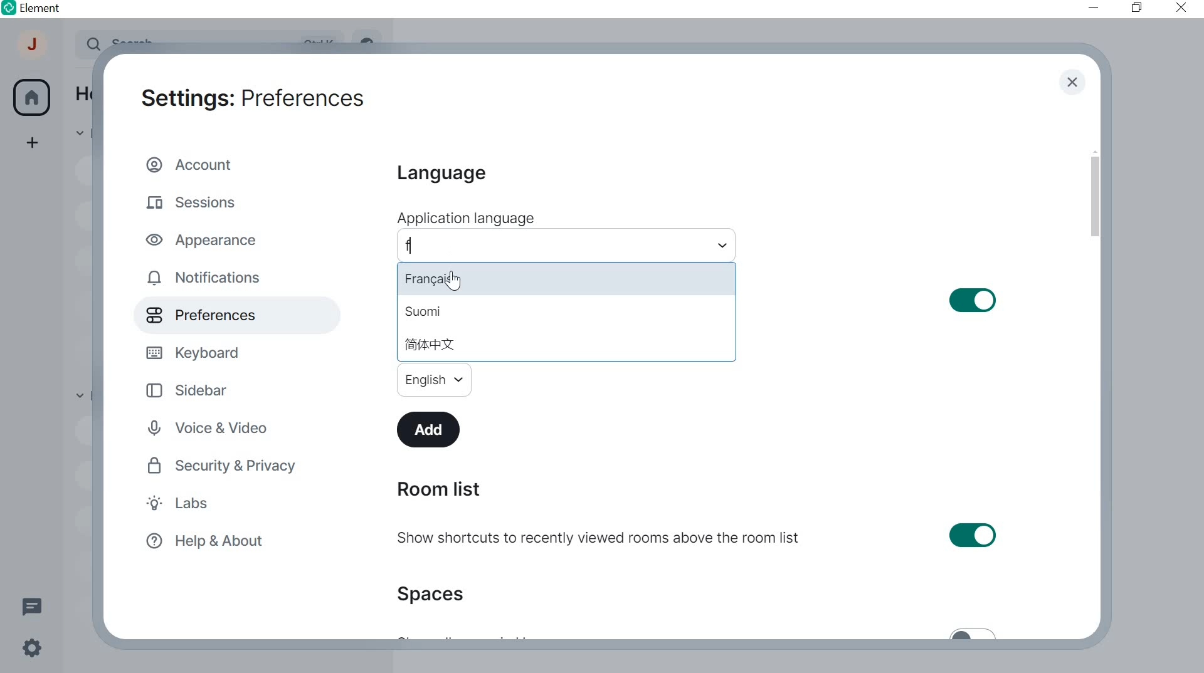 The height and width of the screenshot is (673, 1204). I want to click on CLOSE, so click(1072, 83).